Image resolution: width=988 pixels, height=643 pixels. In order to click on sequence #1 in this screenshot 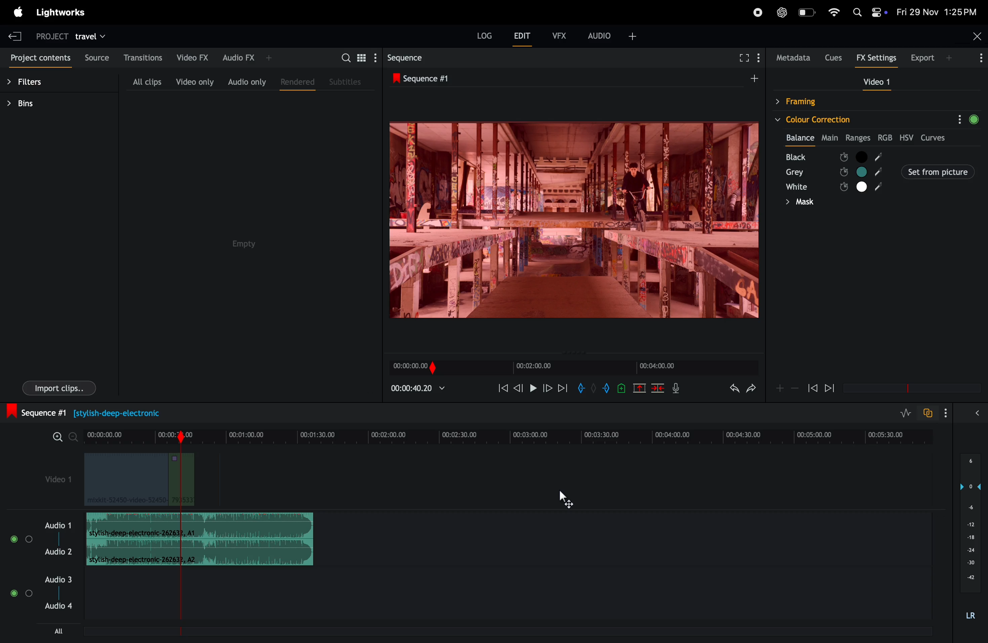, I will do `click(92, 412)`.